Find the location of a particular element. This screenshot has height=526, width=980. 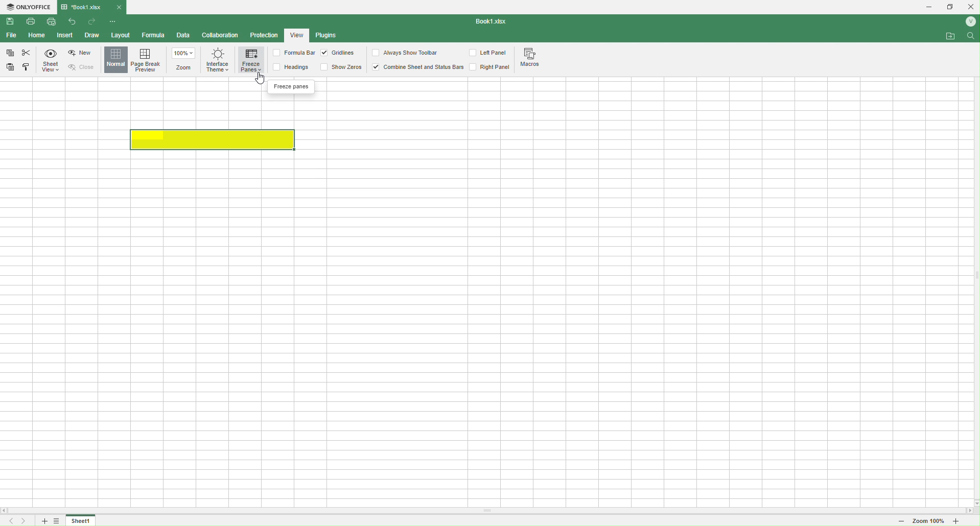

Close is located at coordinates (971, 6).